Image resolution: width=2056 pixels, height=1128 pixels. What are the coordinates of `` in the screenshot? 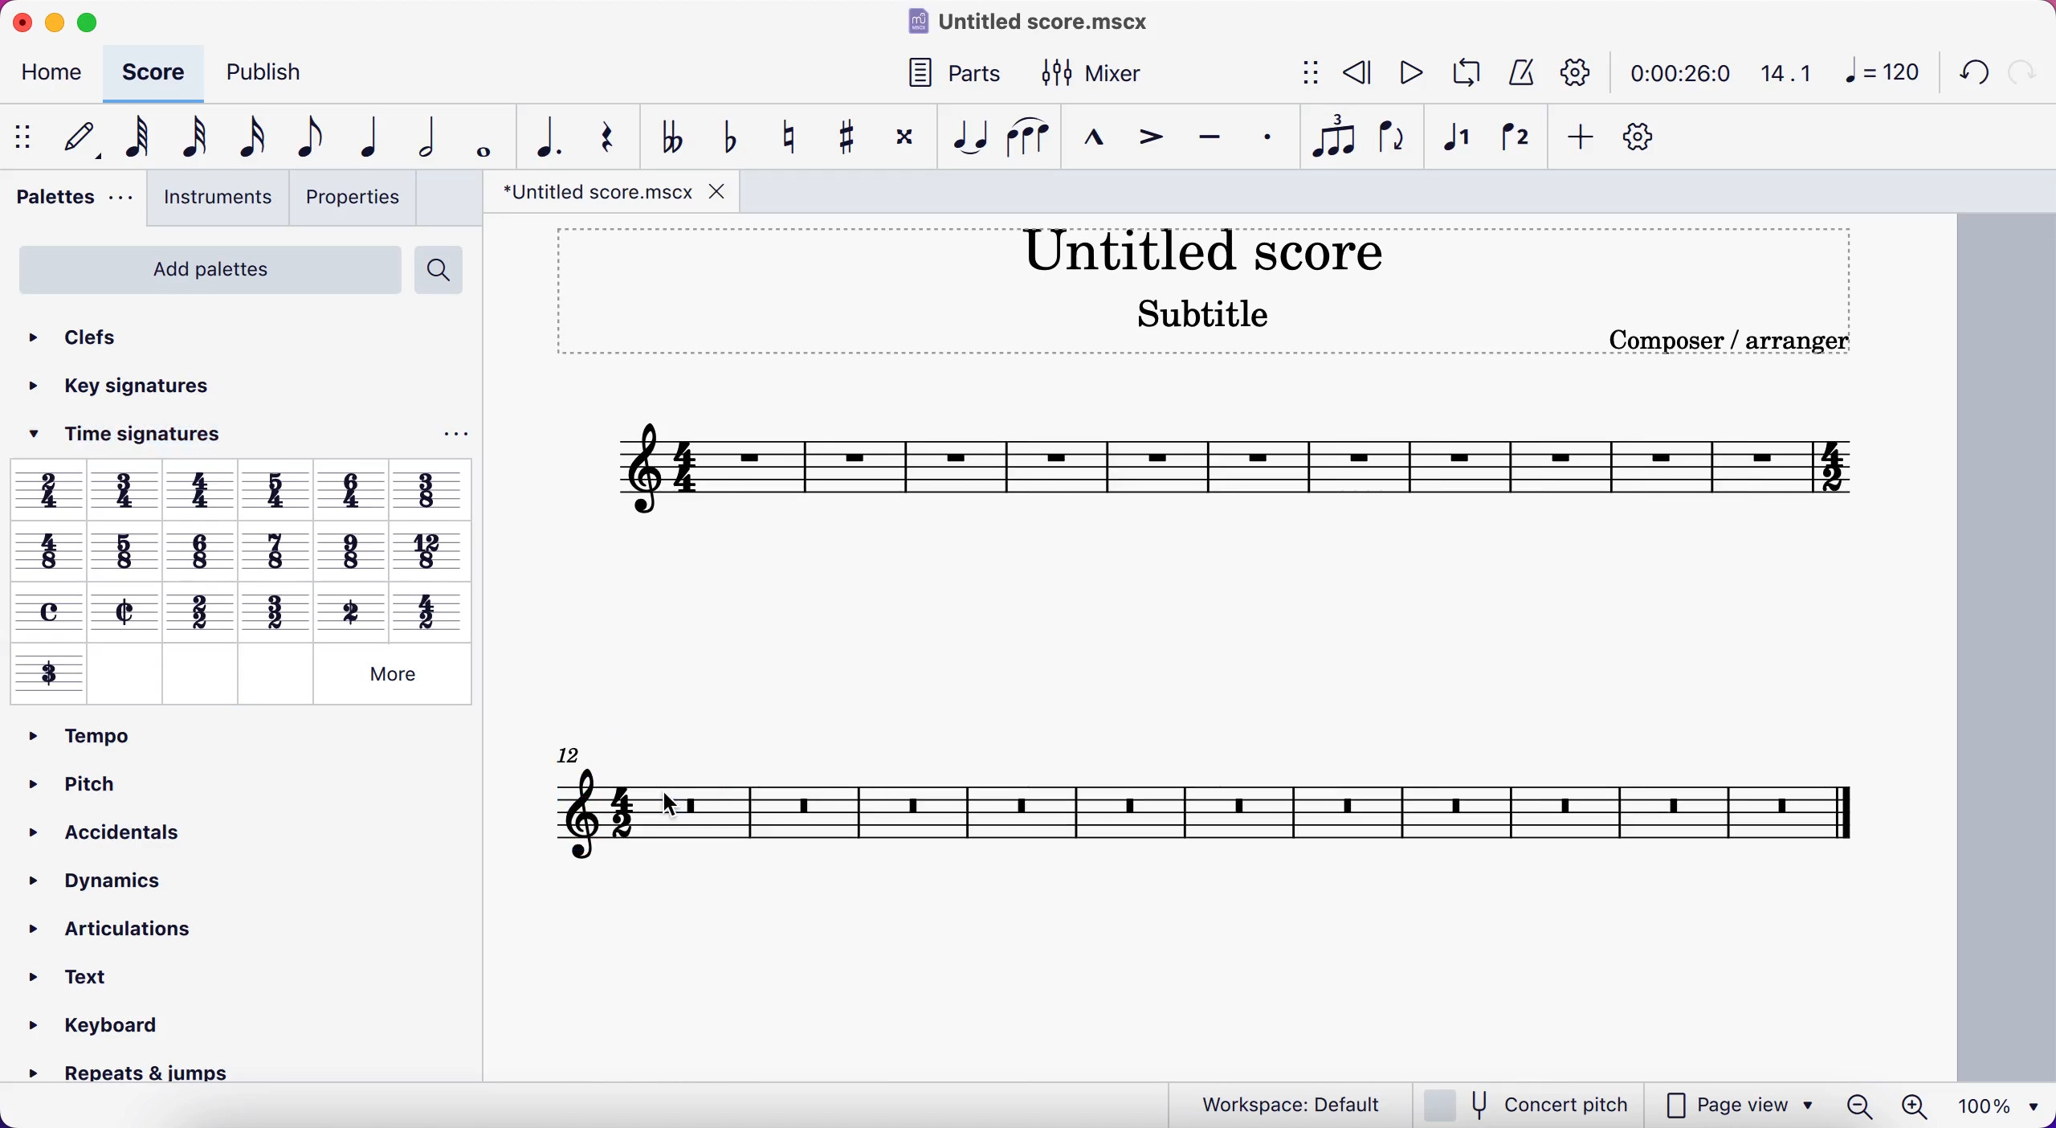 It's located at (129, 488).